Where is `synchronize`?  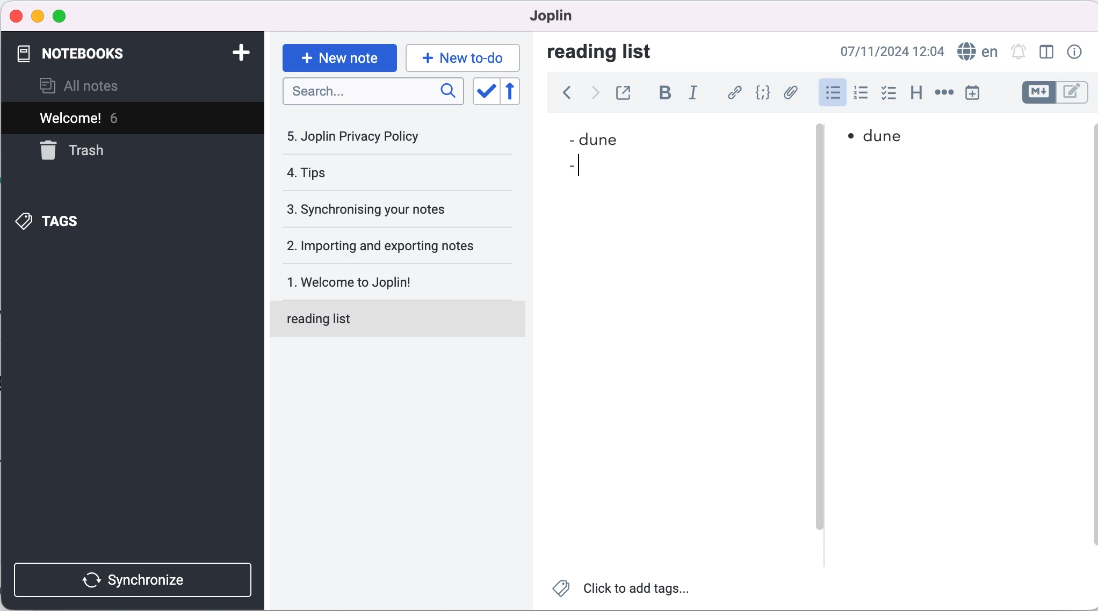 synchronize is located at coordinates (132, 574).